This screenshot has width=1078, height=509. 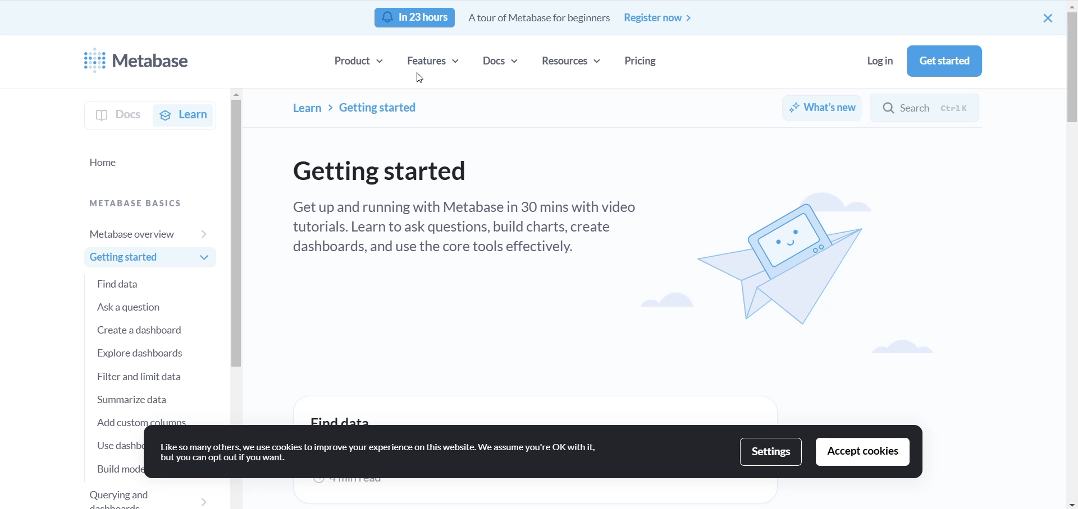 I want to click on register now button, so click(x=659, y=18).